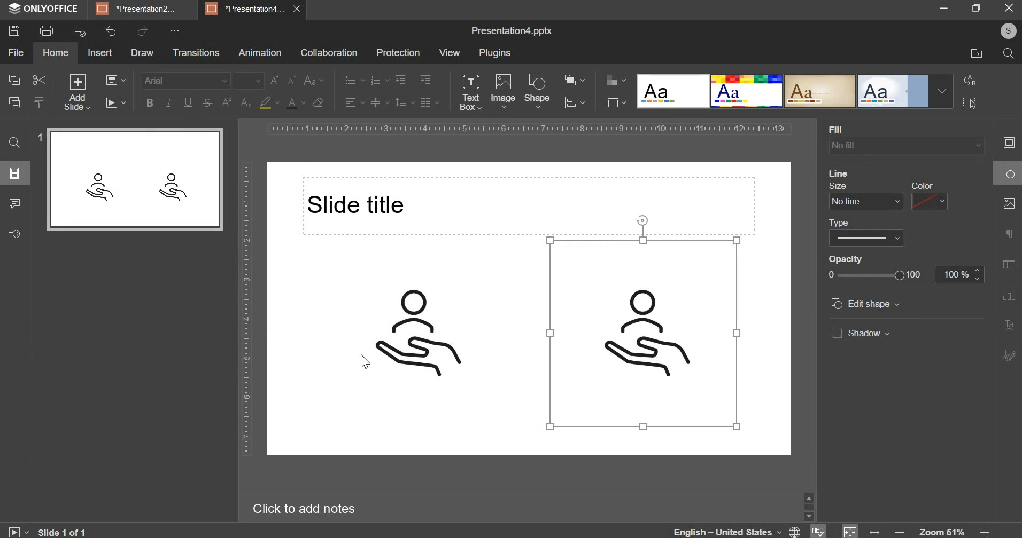  I want to click on collaboration, so click(328, 54).